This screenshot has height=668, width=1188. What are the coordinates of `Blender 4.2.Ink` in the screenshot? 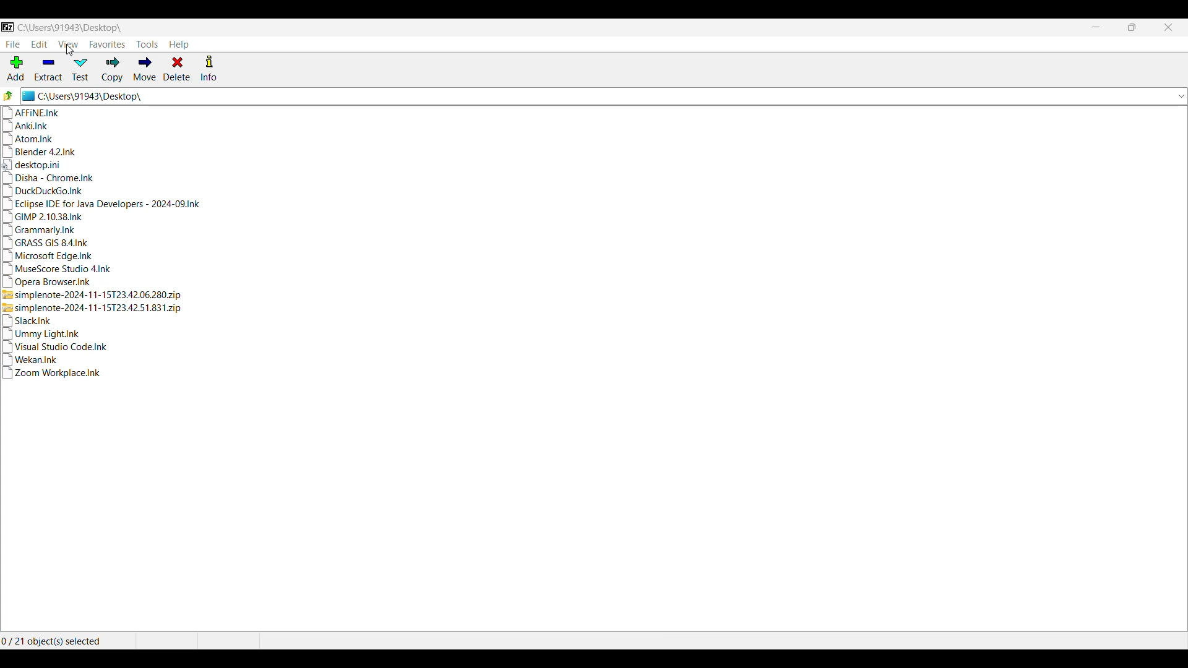 It's located at (41, 152).